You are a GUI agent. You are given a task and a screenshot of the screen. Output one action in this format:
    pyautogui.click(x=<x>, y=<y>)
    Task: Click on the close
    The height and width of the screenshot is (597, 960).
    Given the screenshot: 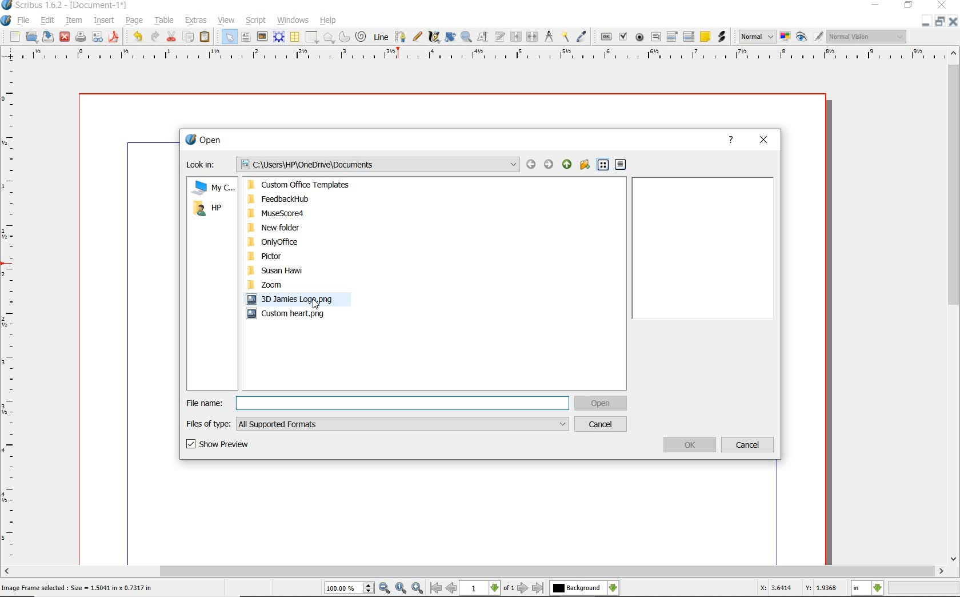 What is the action you would take?
    pyautogui.click(x=953, y=22)
    